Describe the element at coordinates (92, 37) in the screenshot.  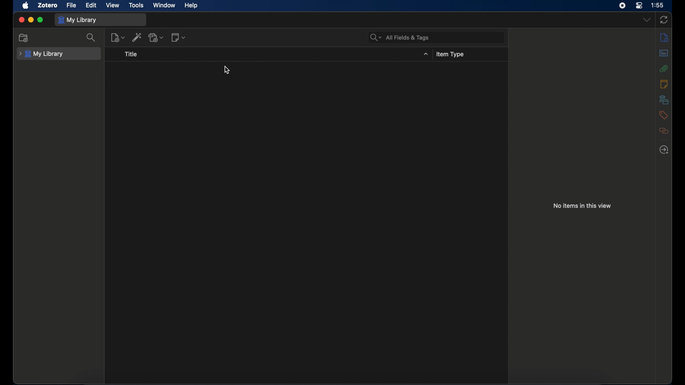
I see `search` at that location.